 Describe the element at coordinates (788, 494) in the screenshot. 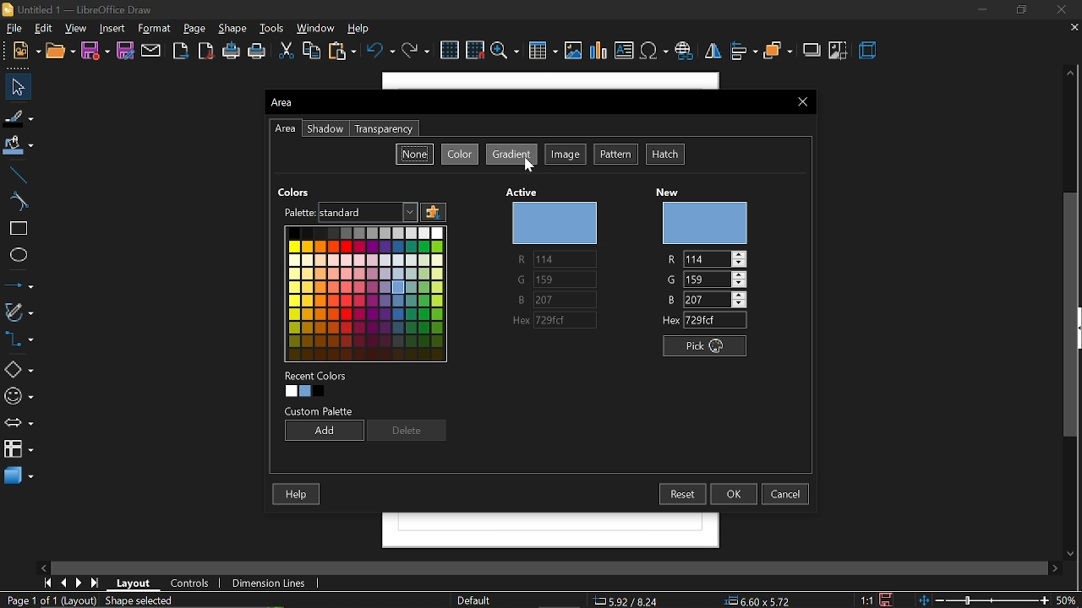

I see `cancel` at that location.